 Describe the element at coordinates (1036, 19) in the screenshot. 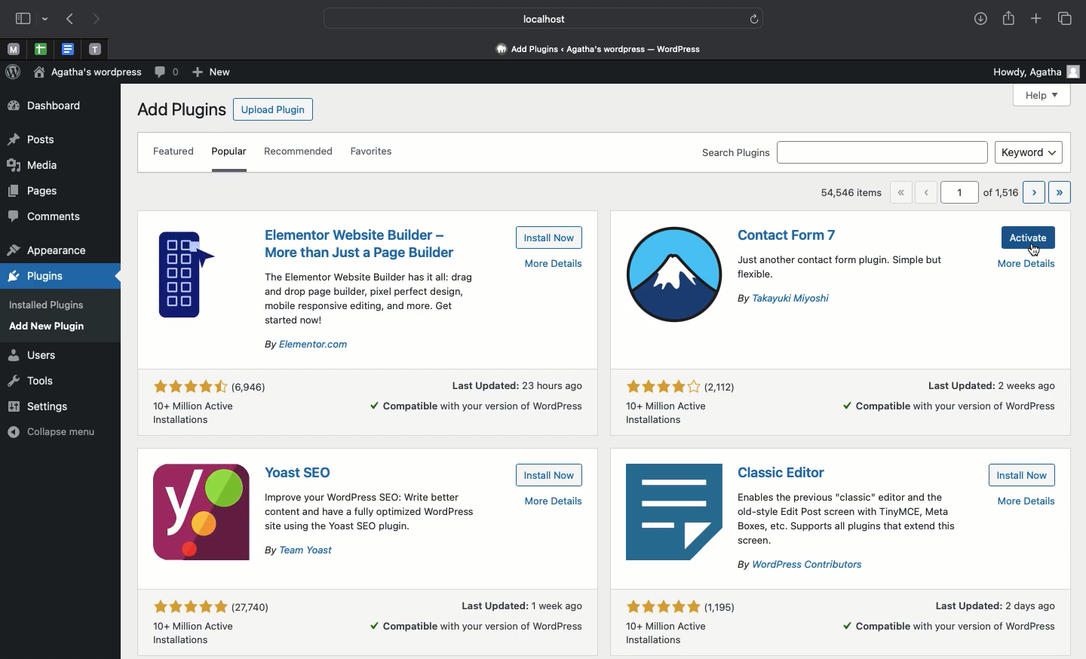

I see `Add new tab` at that location.